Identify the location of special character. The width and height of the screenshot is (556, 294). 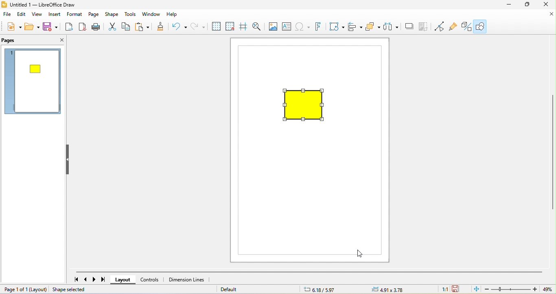
(302, 27).